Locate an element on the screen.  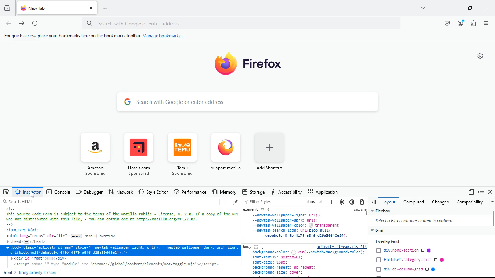
screen is located at coordinates (6, 192).